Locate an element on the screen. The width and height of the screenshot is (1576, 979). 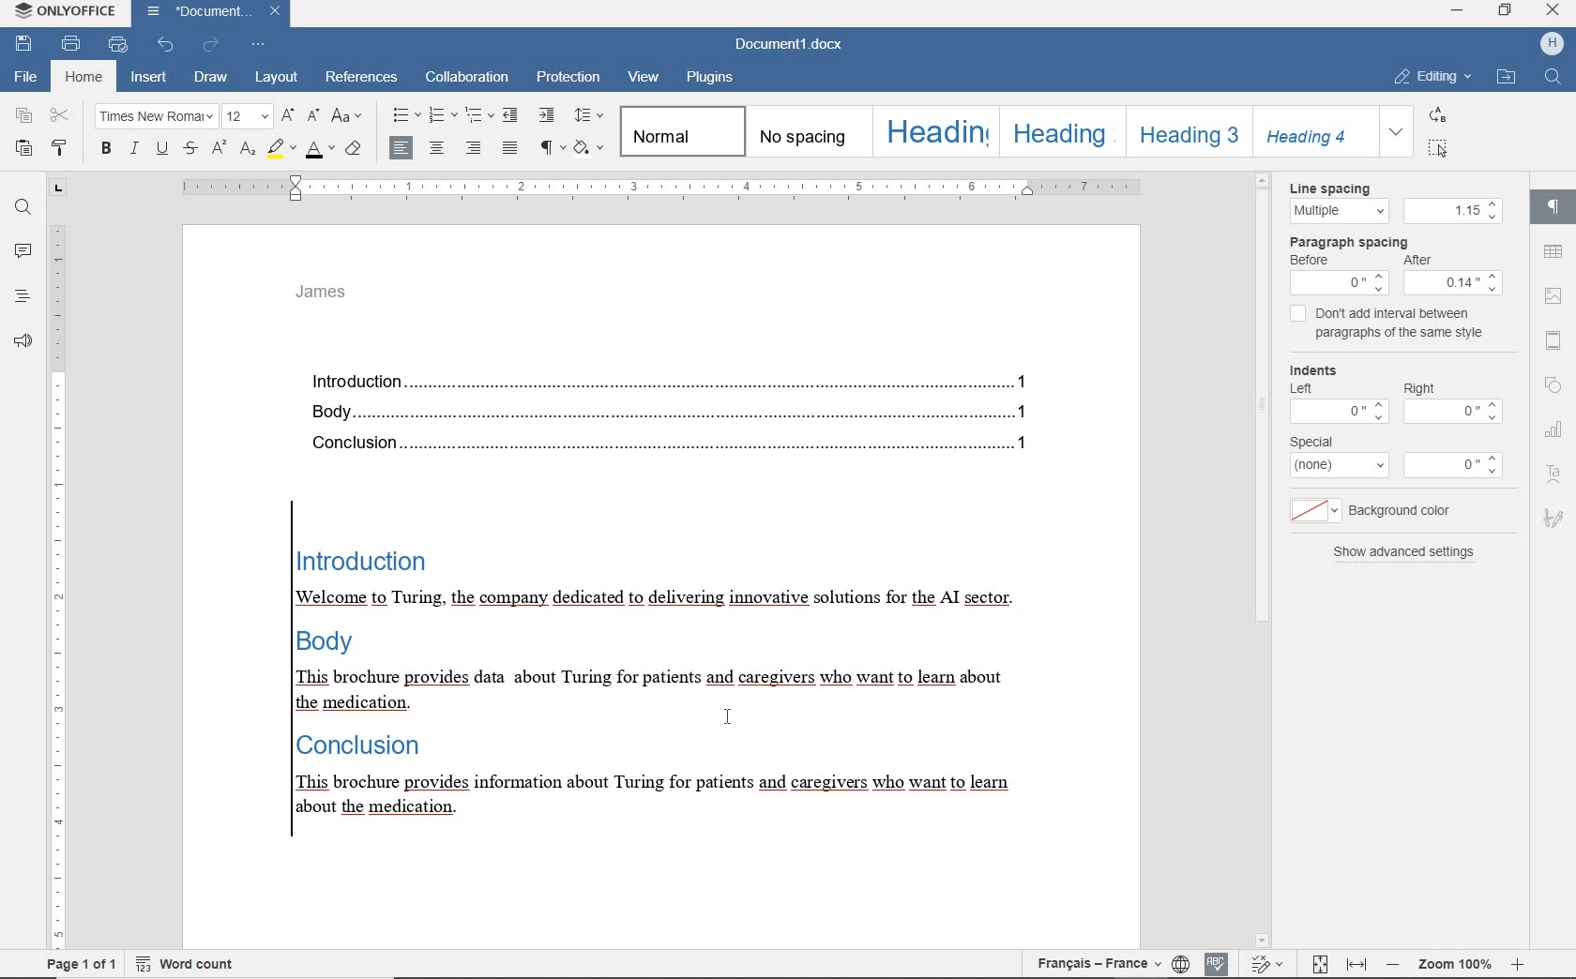
more options is located at coordinates (1341, 466).